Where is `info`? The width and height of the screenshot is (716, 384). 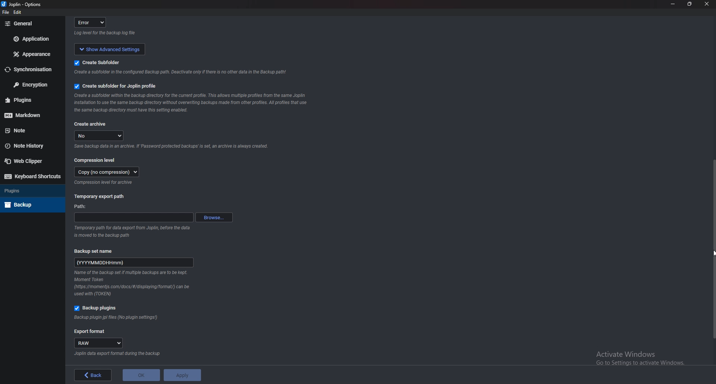
info is located at coordinates (171, 147).